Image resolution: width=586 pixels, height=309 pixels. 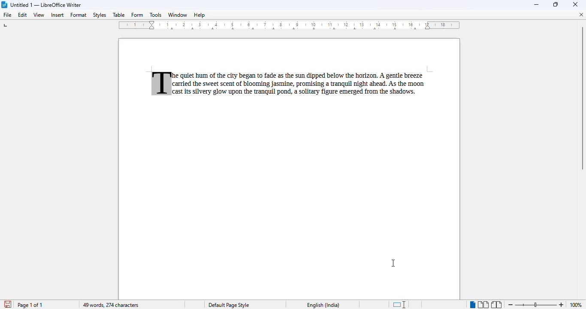 What do you see at coordinates (580, 98) in the screenshot?
I see `vertical scroll bar` at bounding box center [580, 98].